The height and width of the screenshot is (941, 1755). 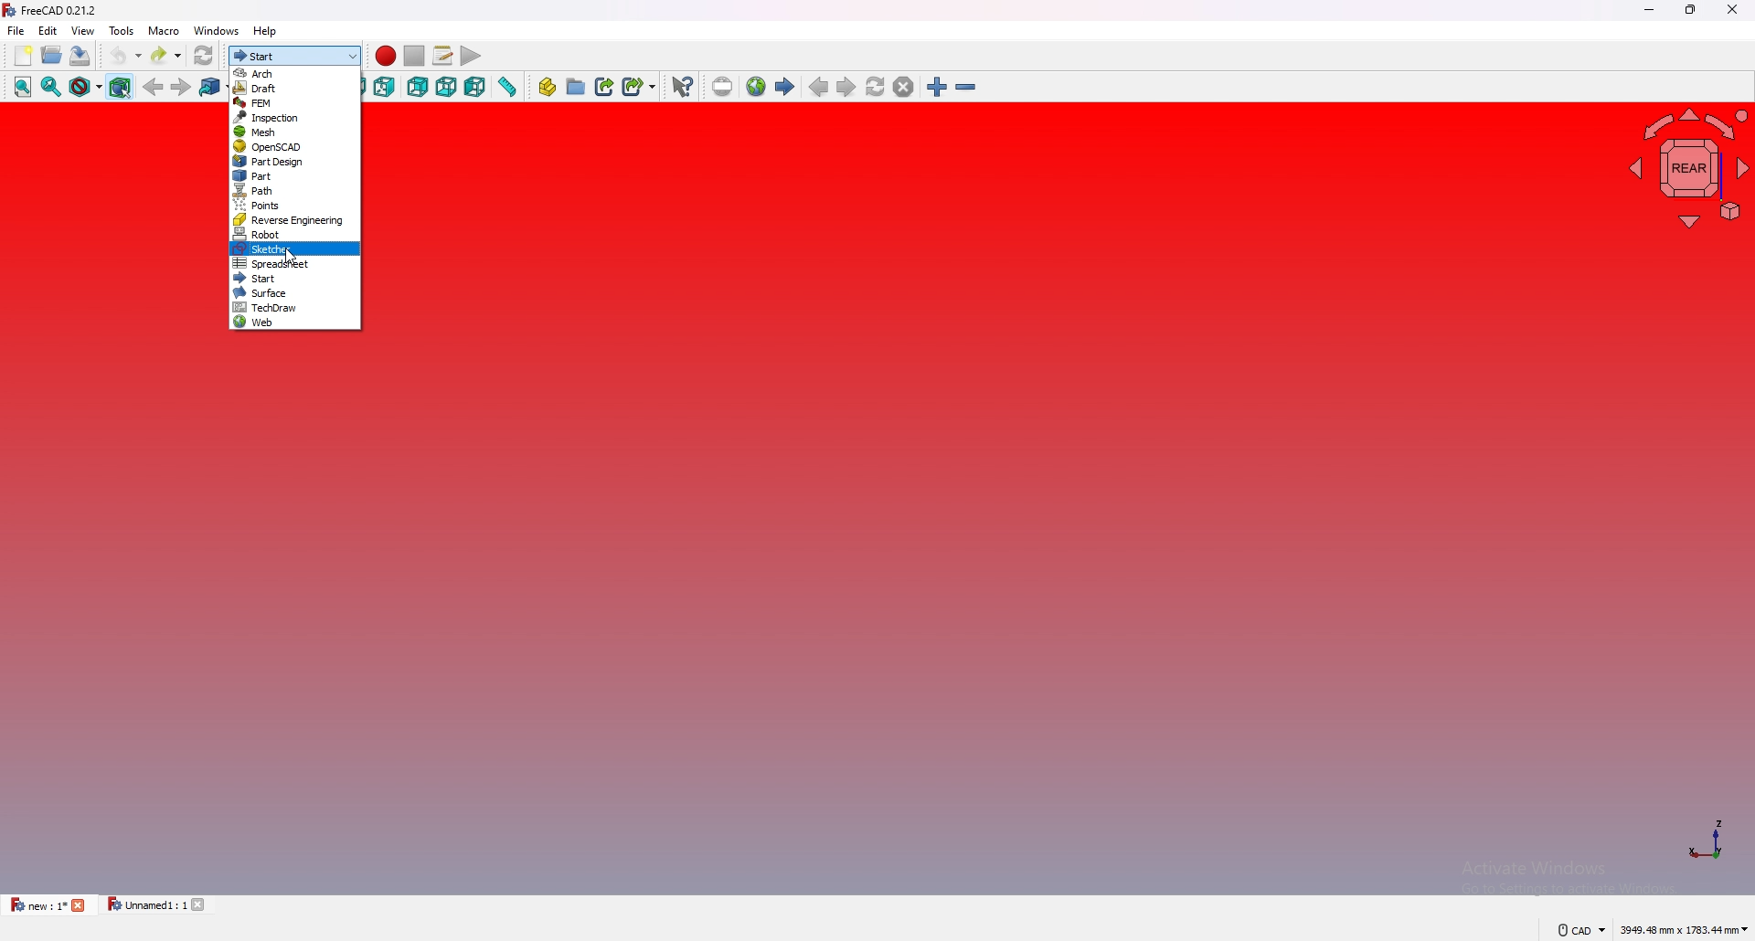 What do you see at coordinates (295, 131) in the screenshot?
I see `mesh` at bounding box center [295, 131].